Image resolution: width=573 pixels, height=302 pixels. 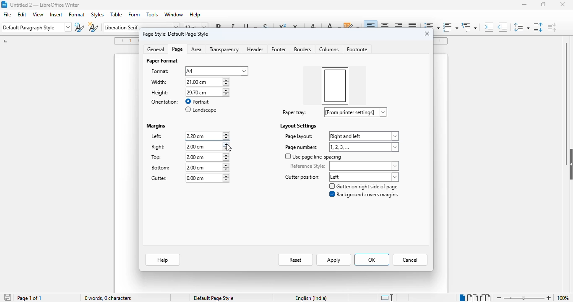 I want to click on close, so click(x=562, y=4).